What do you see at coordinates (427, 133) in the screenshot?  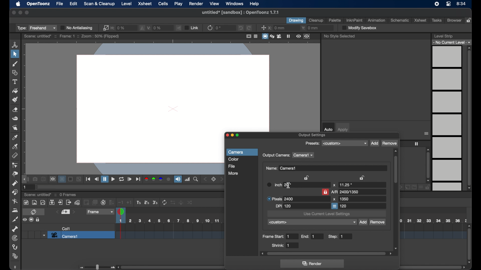 I see `more options` at bounding box center [427, 133].